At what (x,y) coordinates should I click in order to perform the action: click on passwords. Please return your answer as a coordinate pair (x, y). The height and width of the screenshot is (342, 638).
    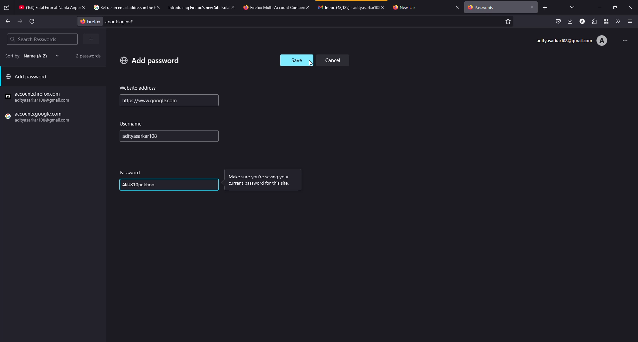
    Looking at the image, I should click on (482, 8).